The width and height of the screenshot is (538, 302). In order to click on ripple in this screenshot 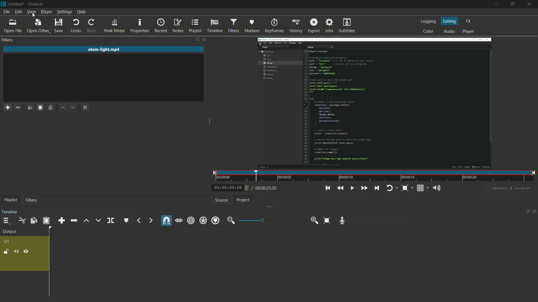, I will do `click(191, 220)`.